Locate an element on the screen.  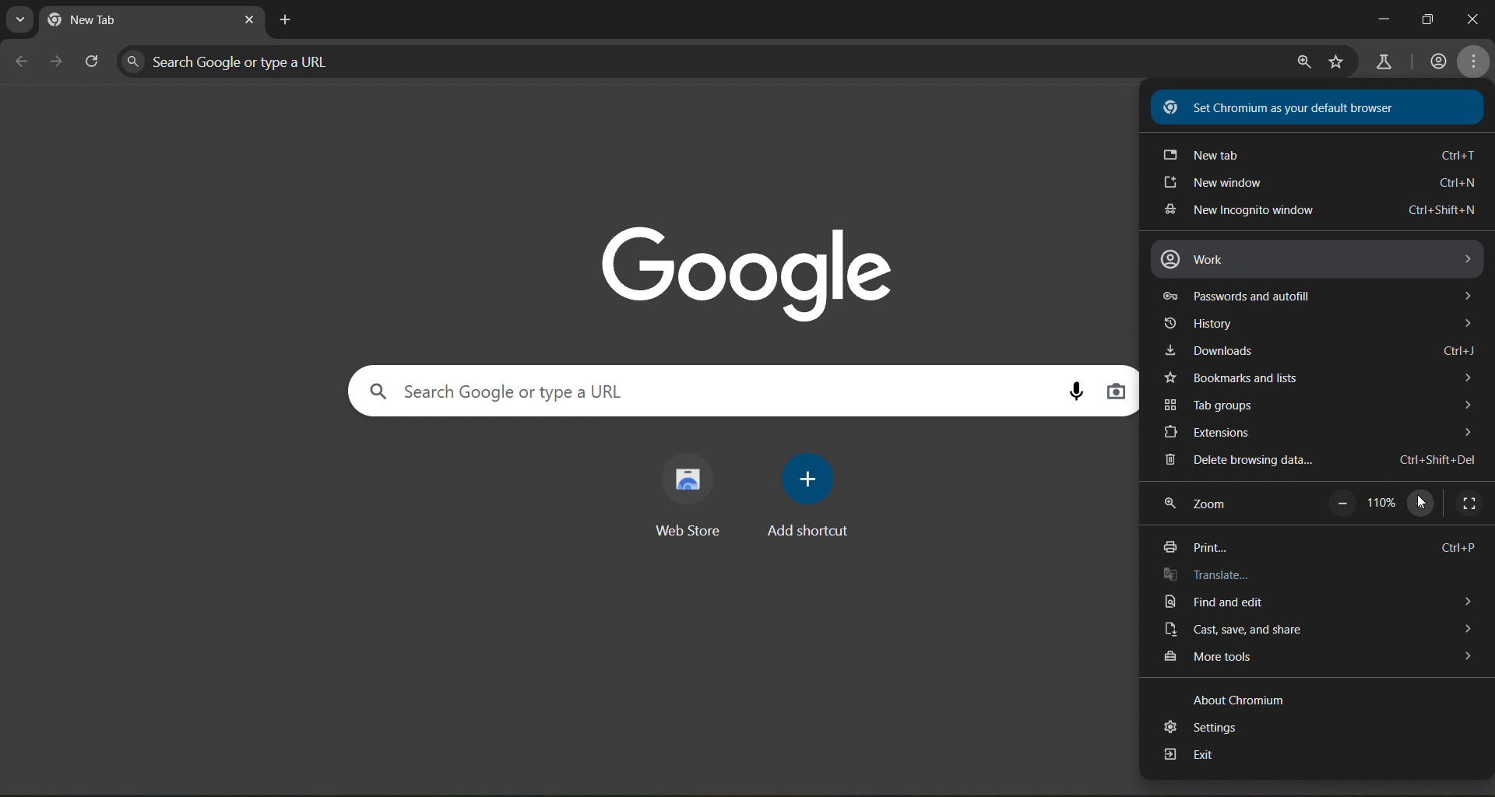
bookmarks and lists is located at coordinates (1318, 376).